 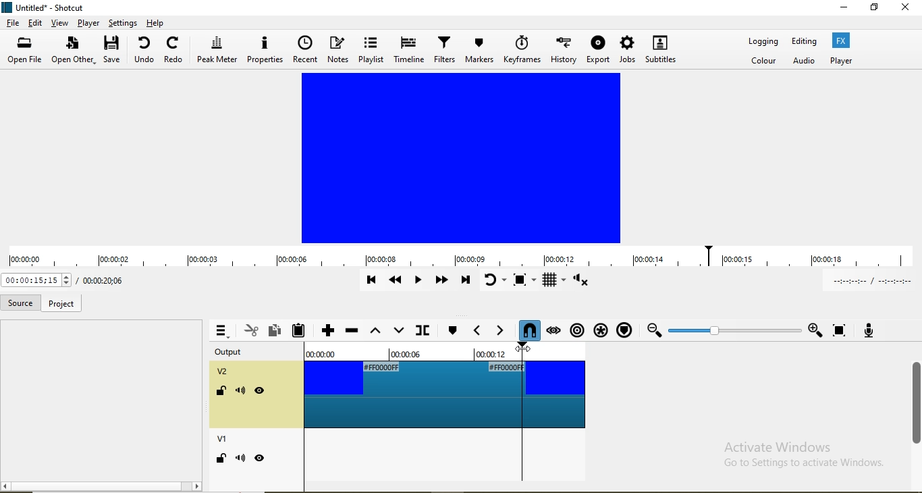 What do you see at coordinates (916, 398) in the screenshot?
I see `scroll bar` at bounding box center [916, 398].